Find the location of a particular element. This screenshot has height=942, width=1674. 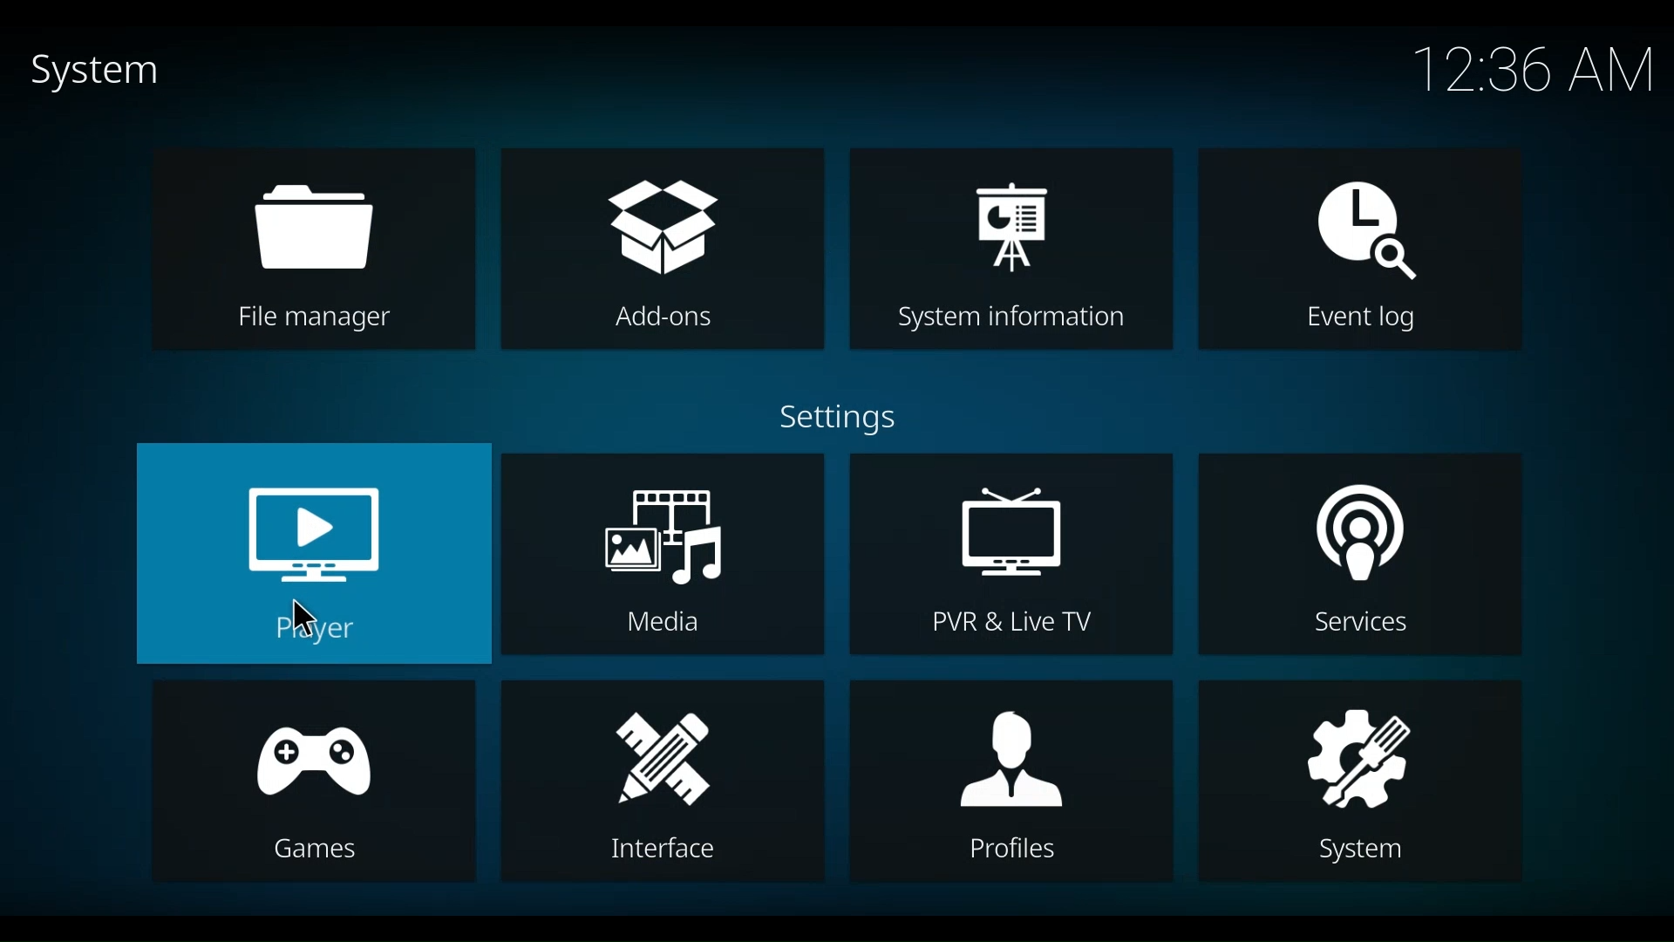

File manager is located at coordinates (311, 248).